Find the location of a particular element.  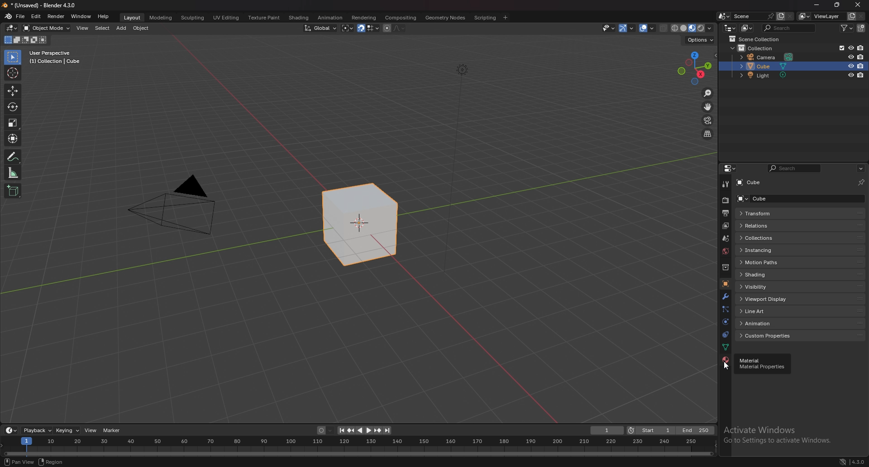

play animation is located at coordinates (364, 430).